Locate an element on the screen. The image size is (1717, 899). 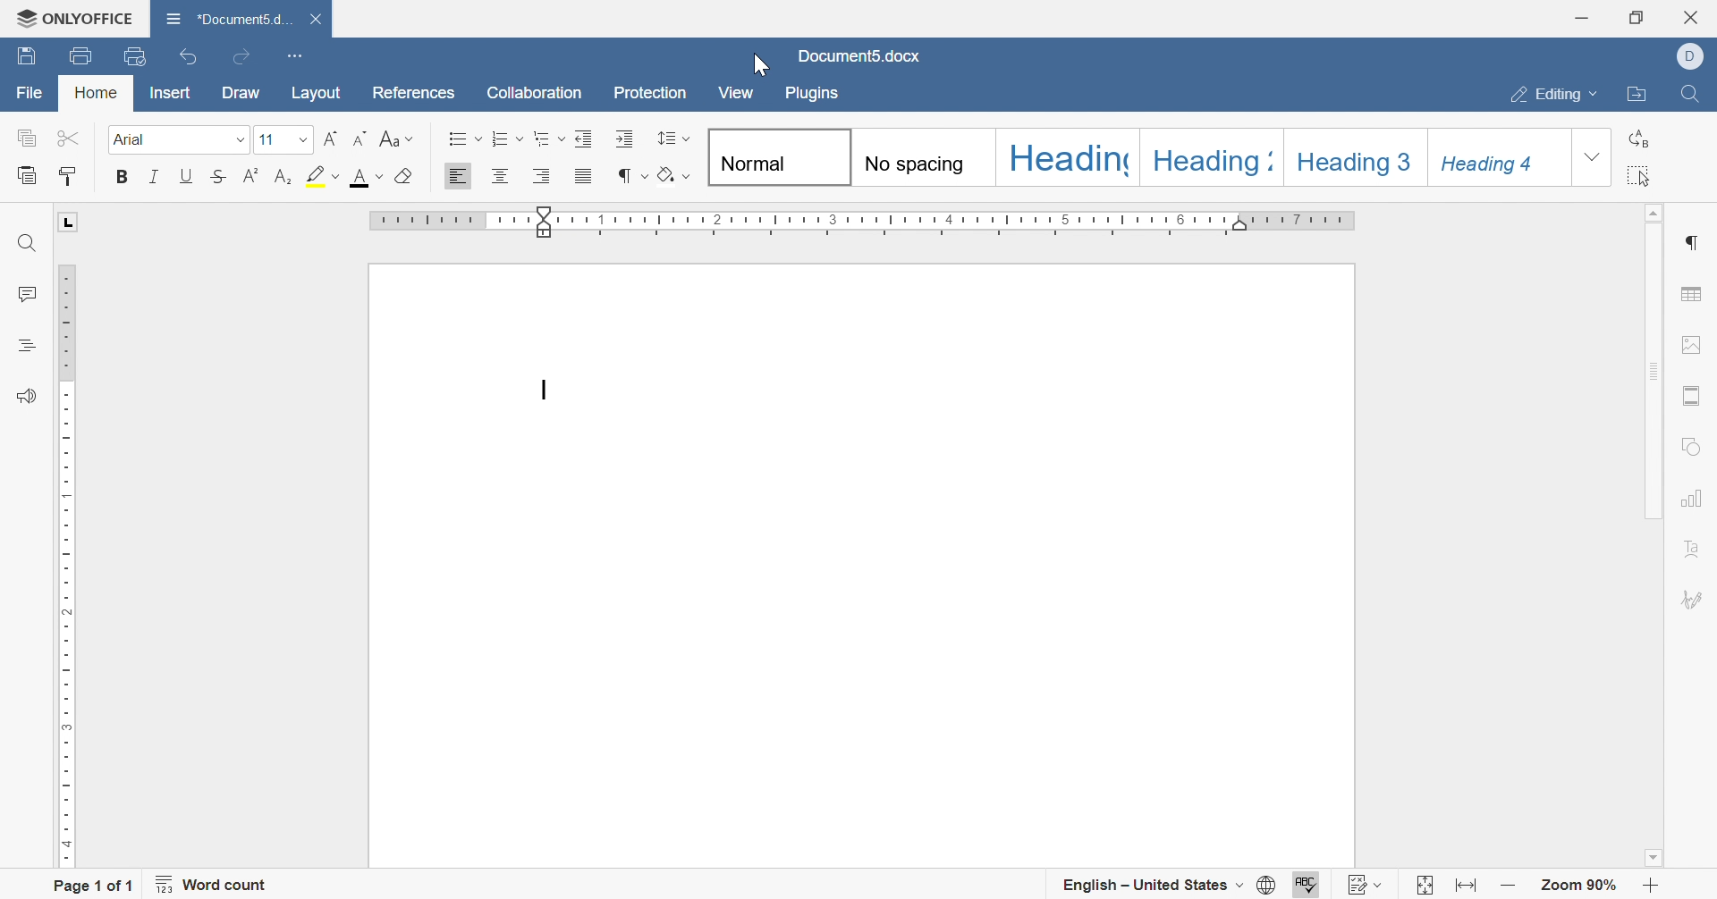
image settings is located at coordinates (1693, 341).